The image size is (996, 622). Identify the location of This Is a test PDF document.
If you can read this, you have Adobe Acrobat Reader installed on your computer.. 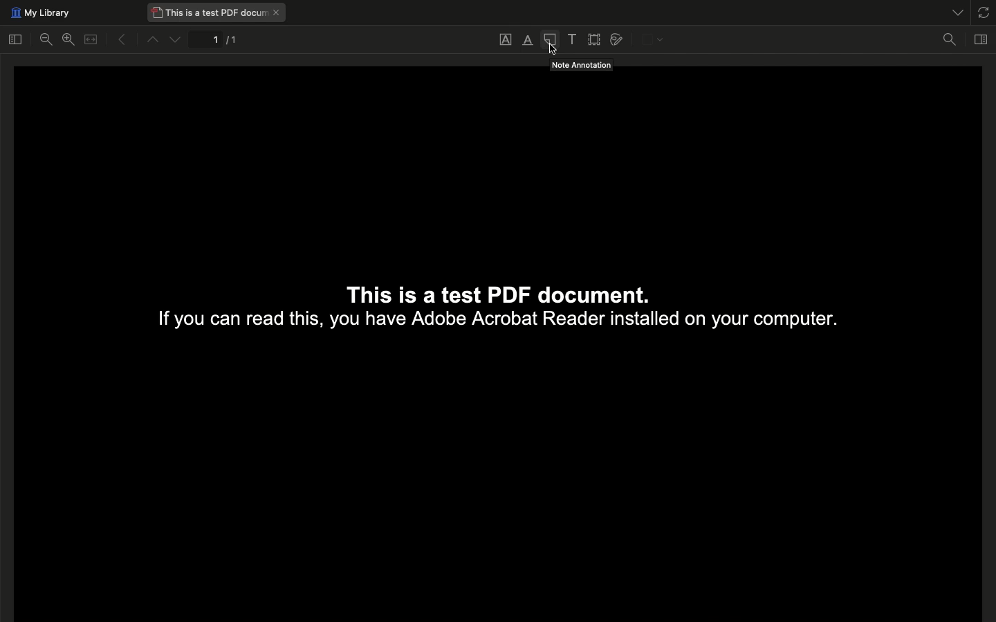
(521, 312).